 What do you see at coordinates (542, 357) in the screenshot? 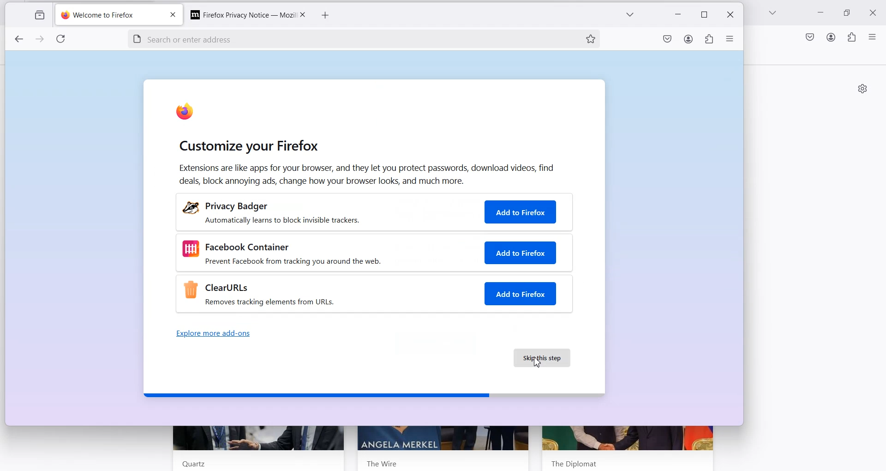
I see `Skip this Step` at bounding box center [542, 357].